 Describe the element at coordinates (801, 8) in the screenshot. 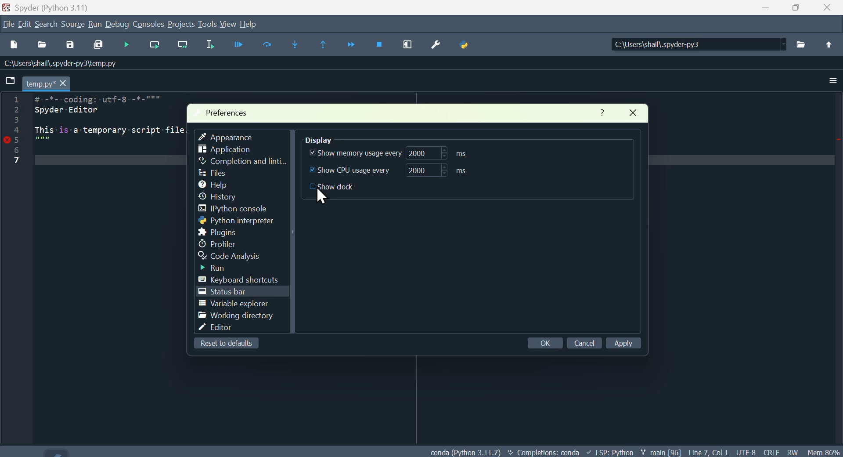

I see `Maximise` at that location.